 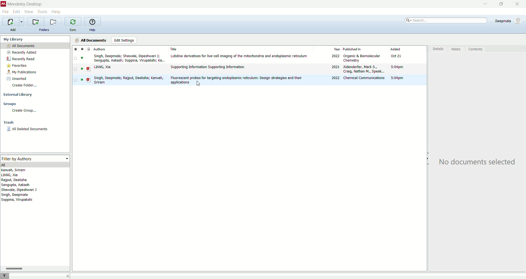 I want to click on favorite, so click(x=75, y=49).